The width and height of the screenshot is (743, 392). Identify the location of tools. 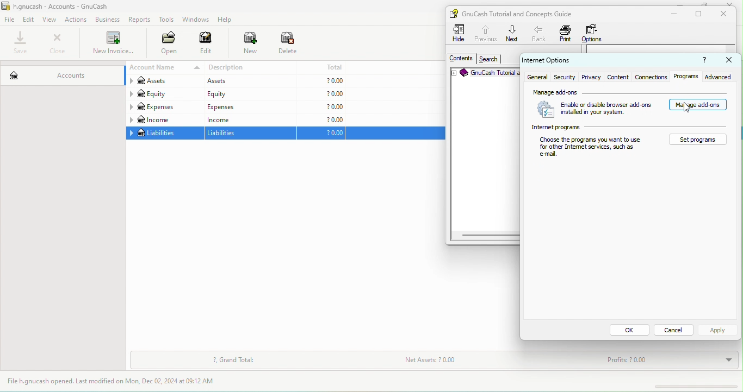
(167, 21).